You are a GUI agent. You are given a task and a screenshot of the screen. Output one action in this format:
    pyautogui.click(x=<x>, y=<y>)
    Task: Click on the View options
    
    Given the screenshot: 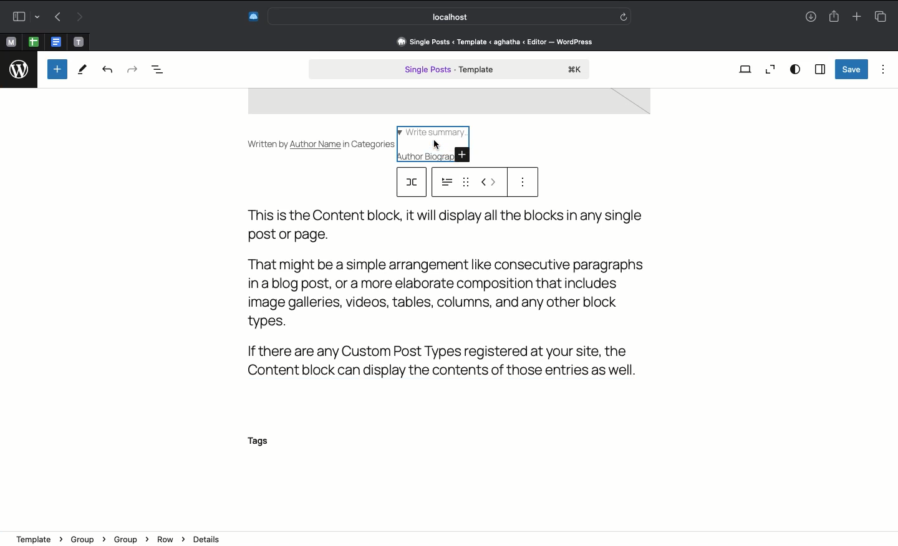 What is the action you would take?
    pyautogui.click(x=795, y=69)
    